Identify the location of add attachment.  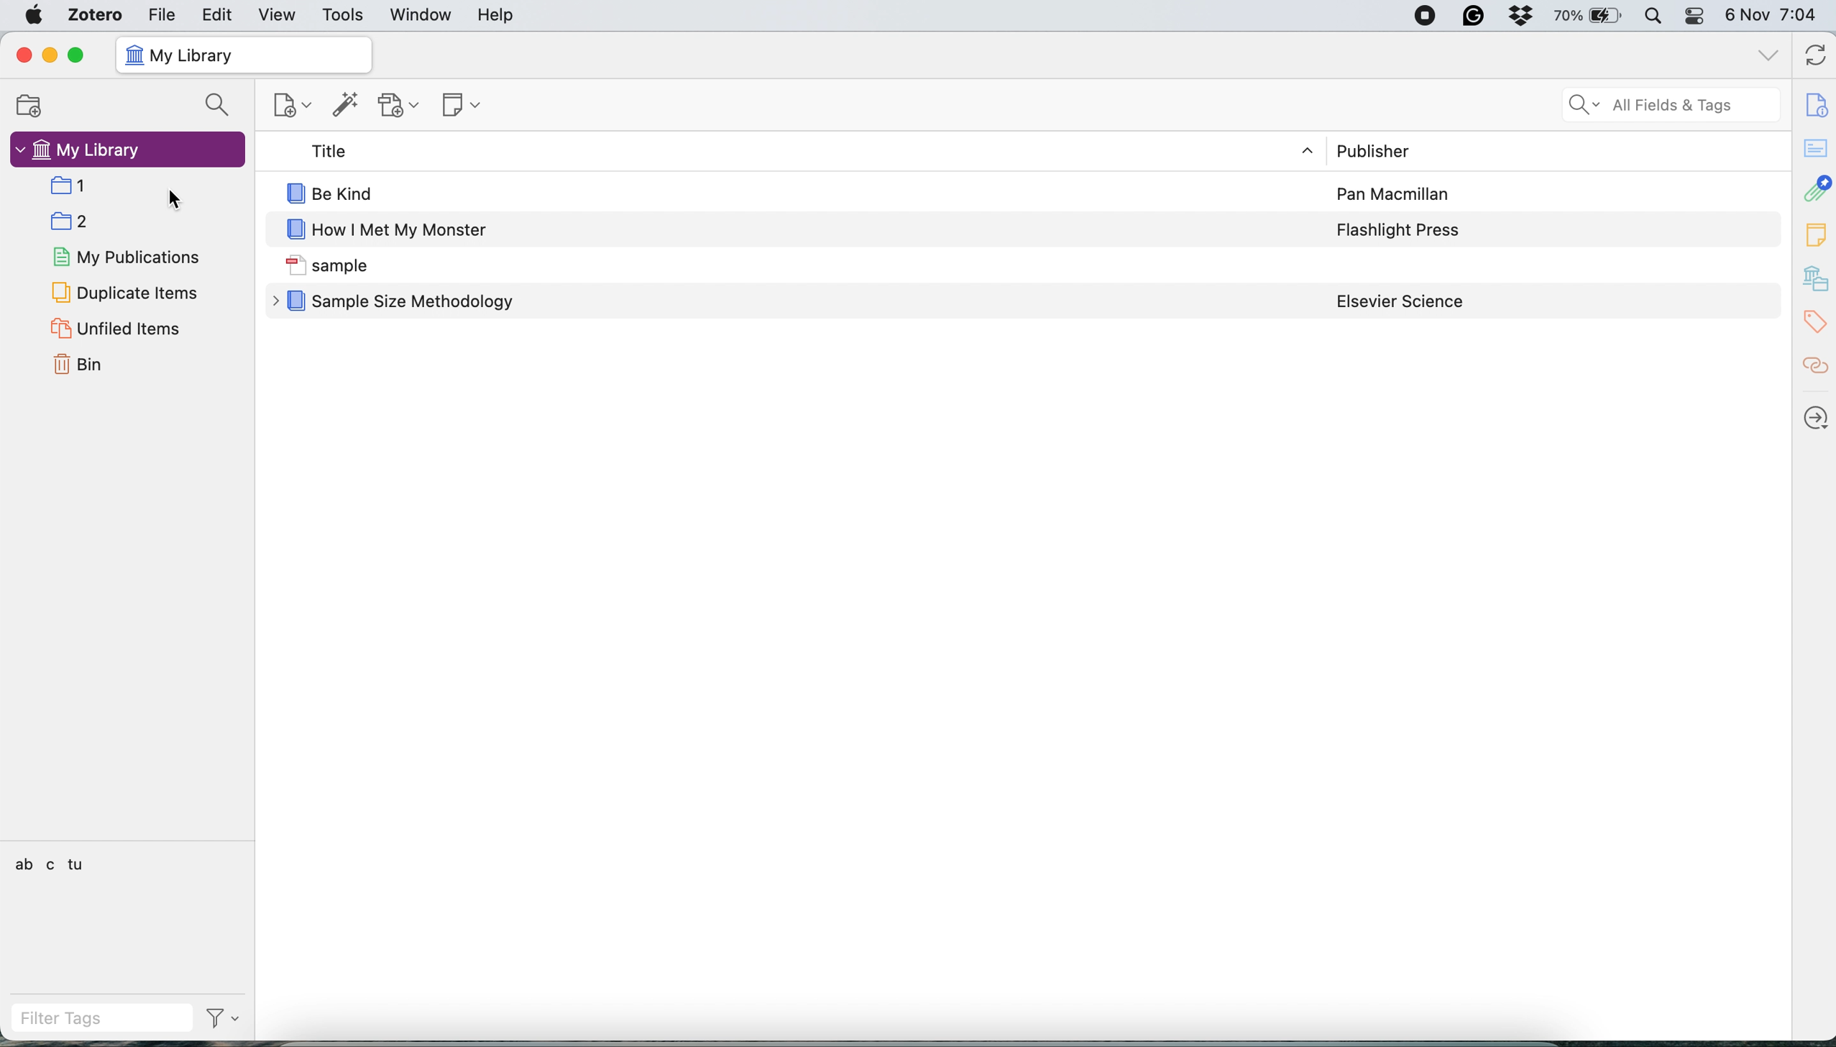
(401, 106).